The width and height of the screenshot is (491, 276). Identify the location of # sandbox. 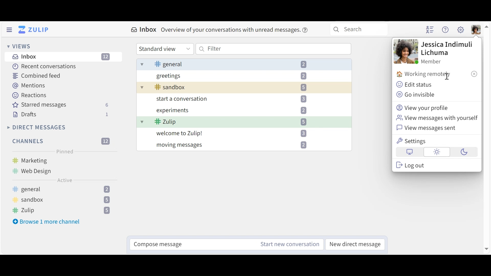
(166, 88).